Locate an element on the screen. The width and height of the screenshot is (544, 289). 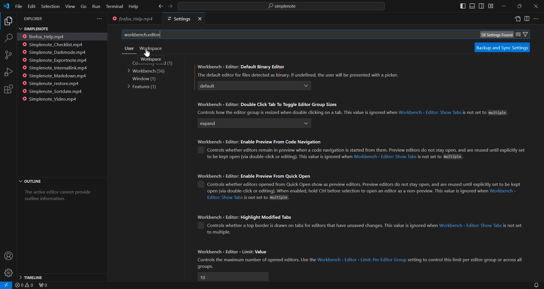
is not to set multiple is located at coordinates (485, 114).